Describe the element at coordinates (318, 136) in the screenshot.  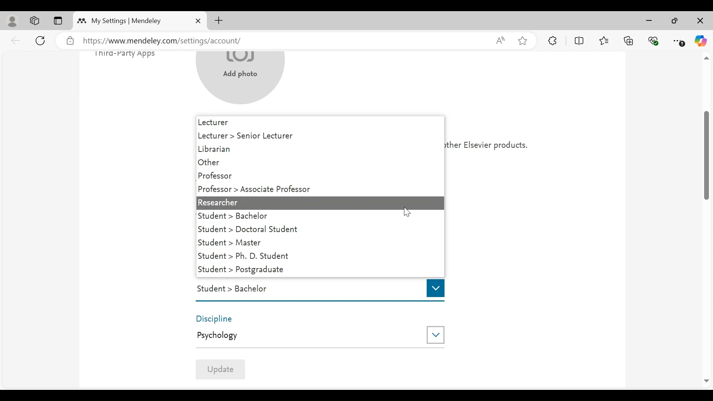
I see `Lecture > Senior Lecture` at that location.